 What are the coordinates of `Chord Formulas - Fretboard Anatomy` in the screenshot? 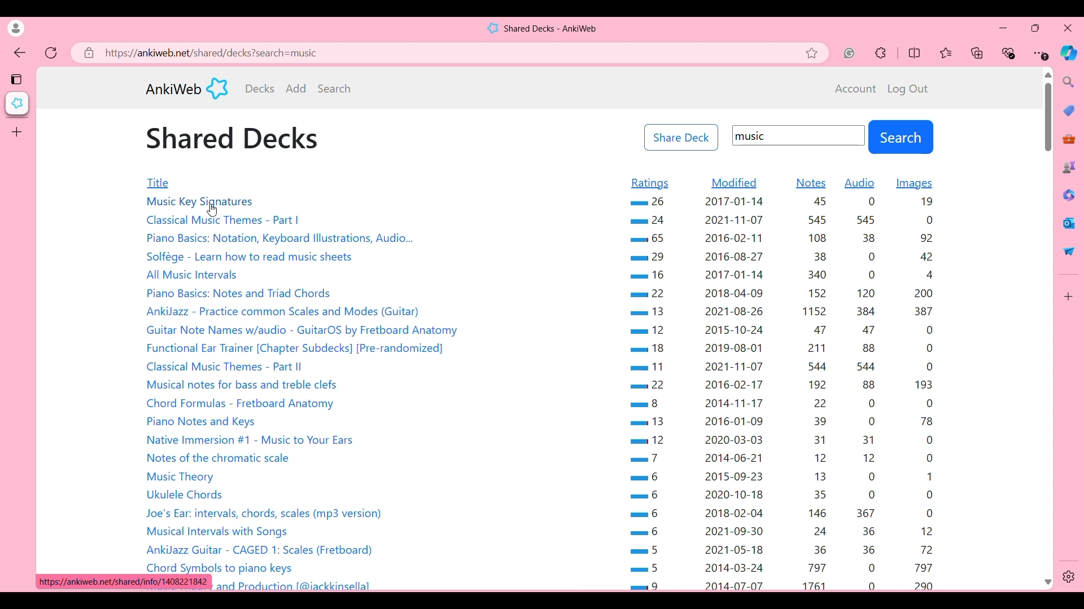 It's located at (241, 403).